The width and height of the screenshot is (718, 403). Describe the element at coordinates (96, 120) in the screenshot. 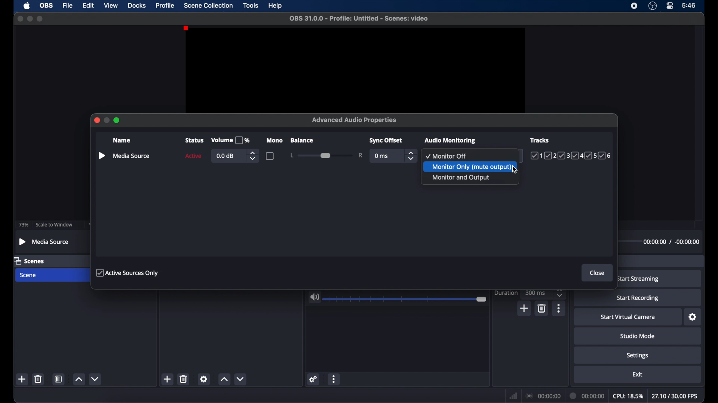

I see `close` at that location.